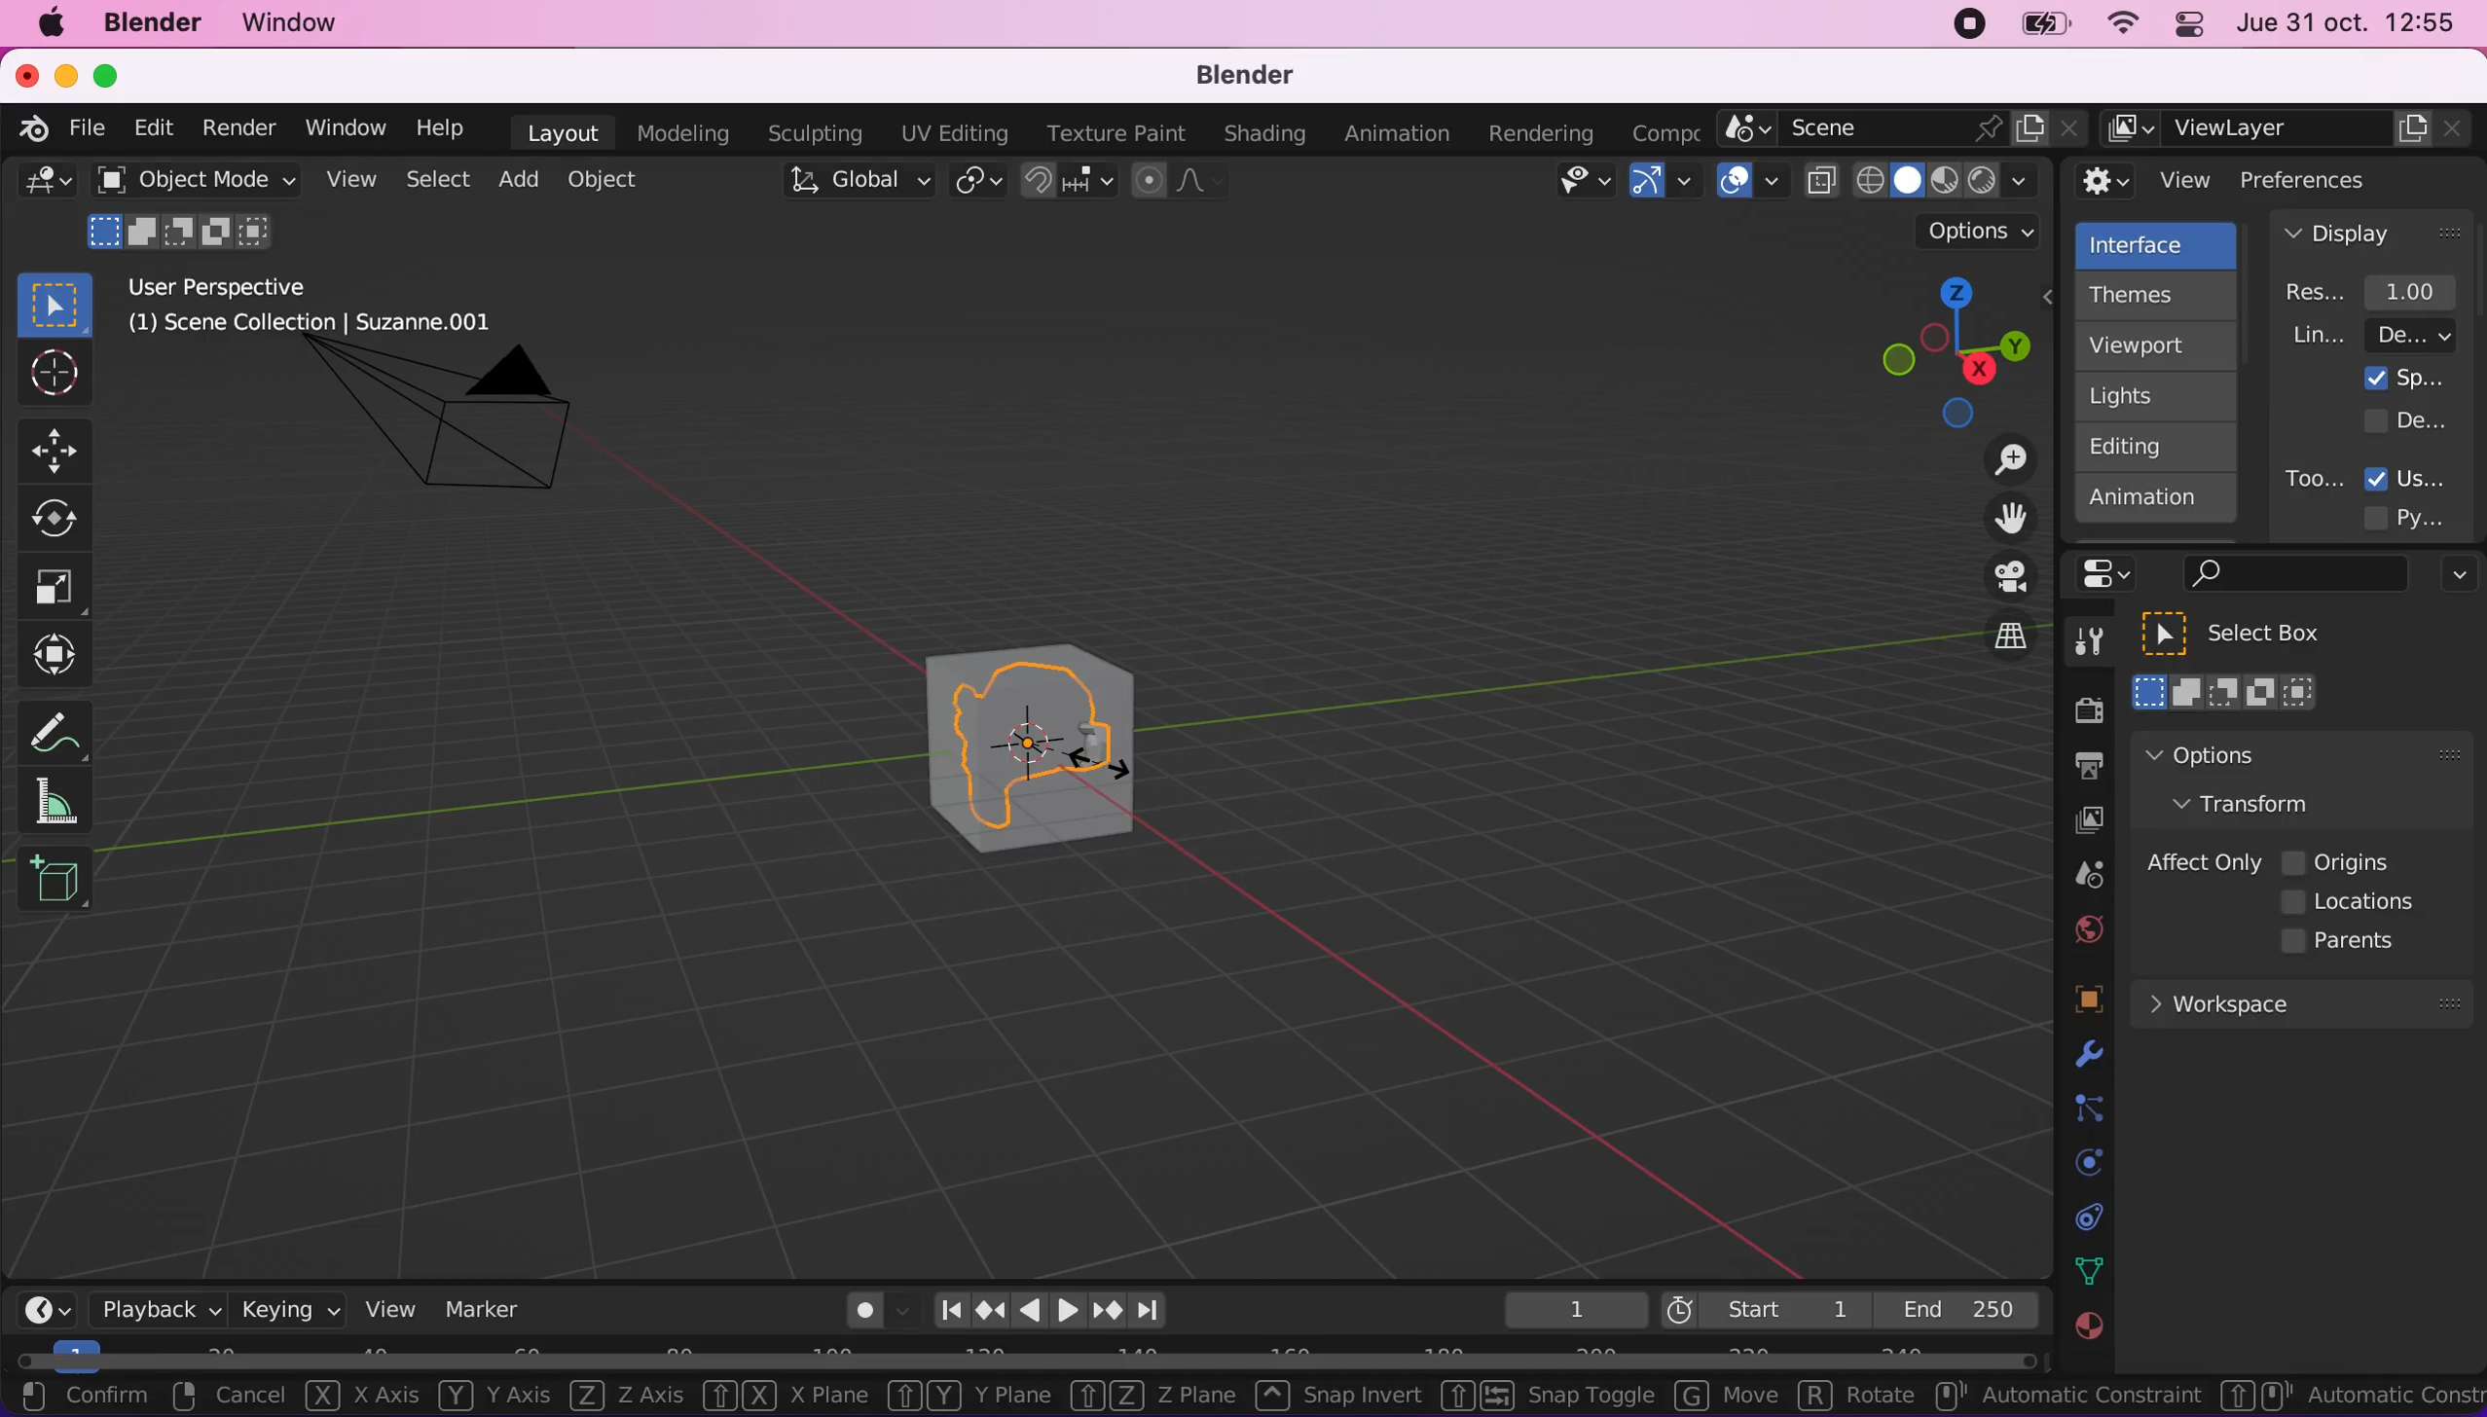 This screenshot has height=1417, width=2487. I want to click on window, so click(344, 127).